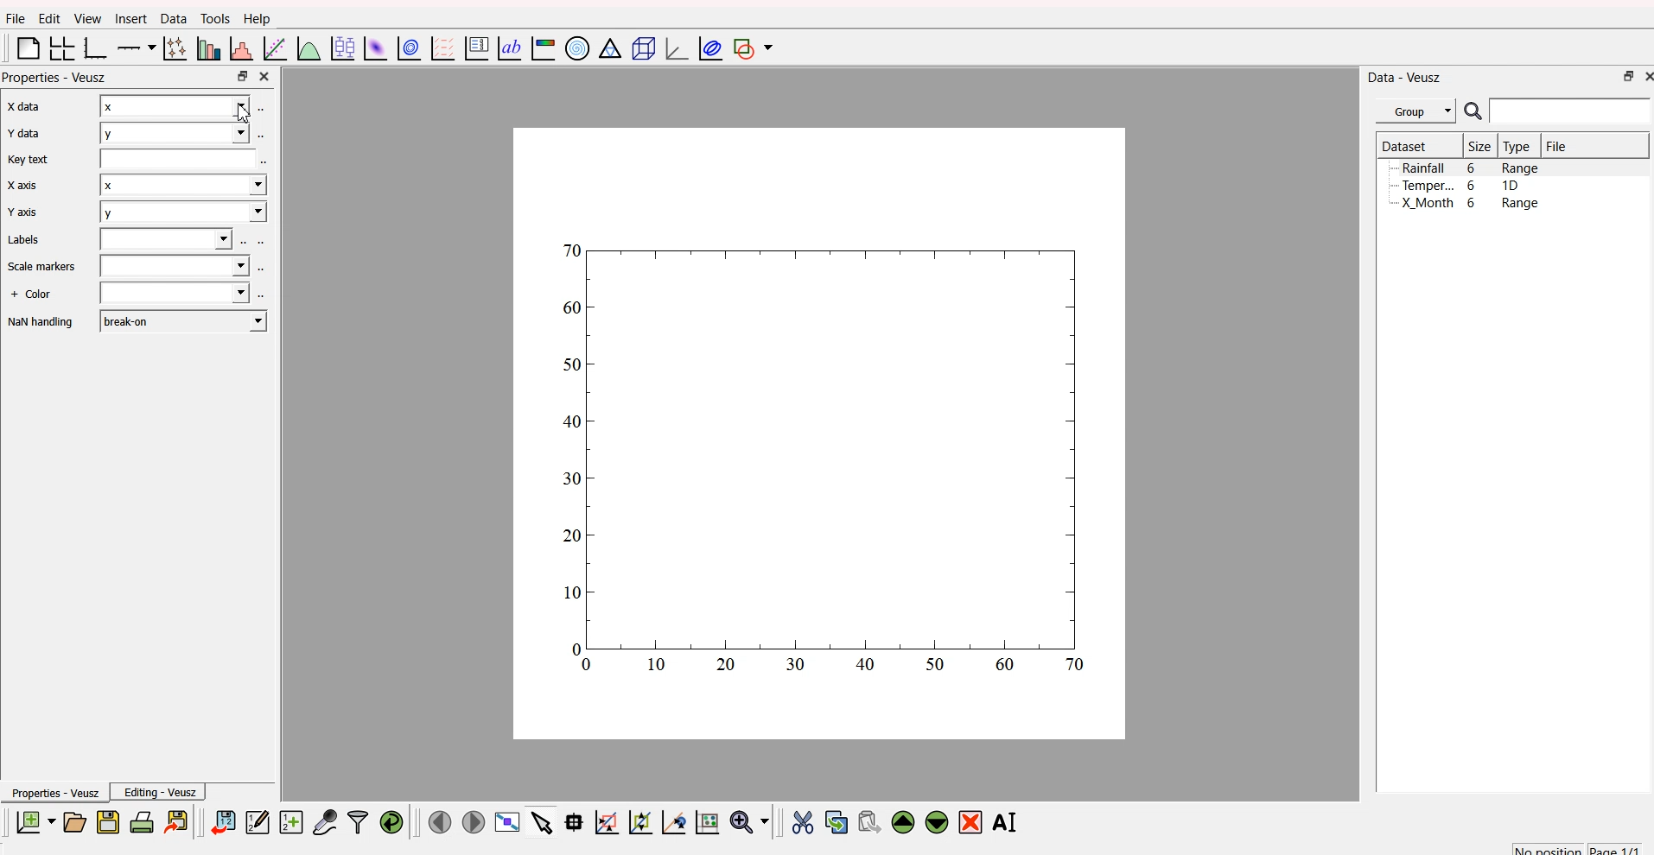  I want to click on Edit, so click(47, 18).